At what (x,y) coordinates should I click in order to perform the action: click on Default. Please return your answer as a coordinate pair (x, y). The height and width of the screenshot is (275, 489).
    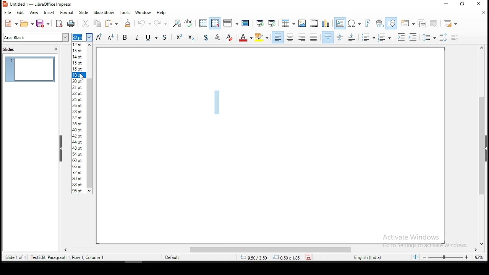
    Looking at the image, I should click on (176, 257).